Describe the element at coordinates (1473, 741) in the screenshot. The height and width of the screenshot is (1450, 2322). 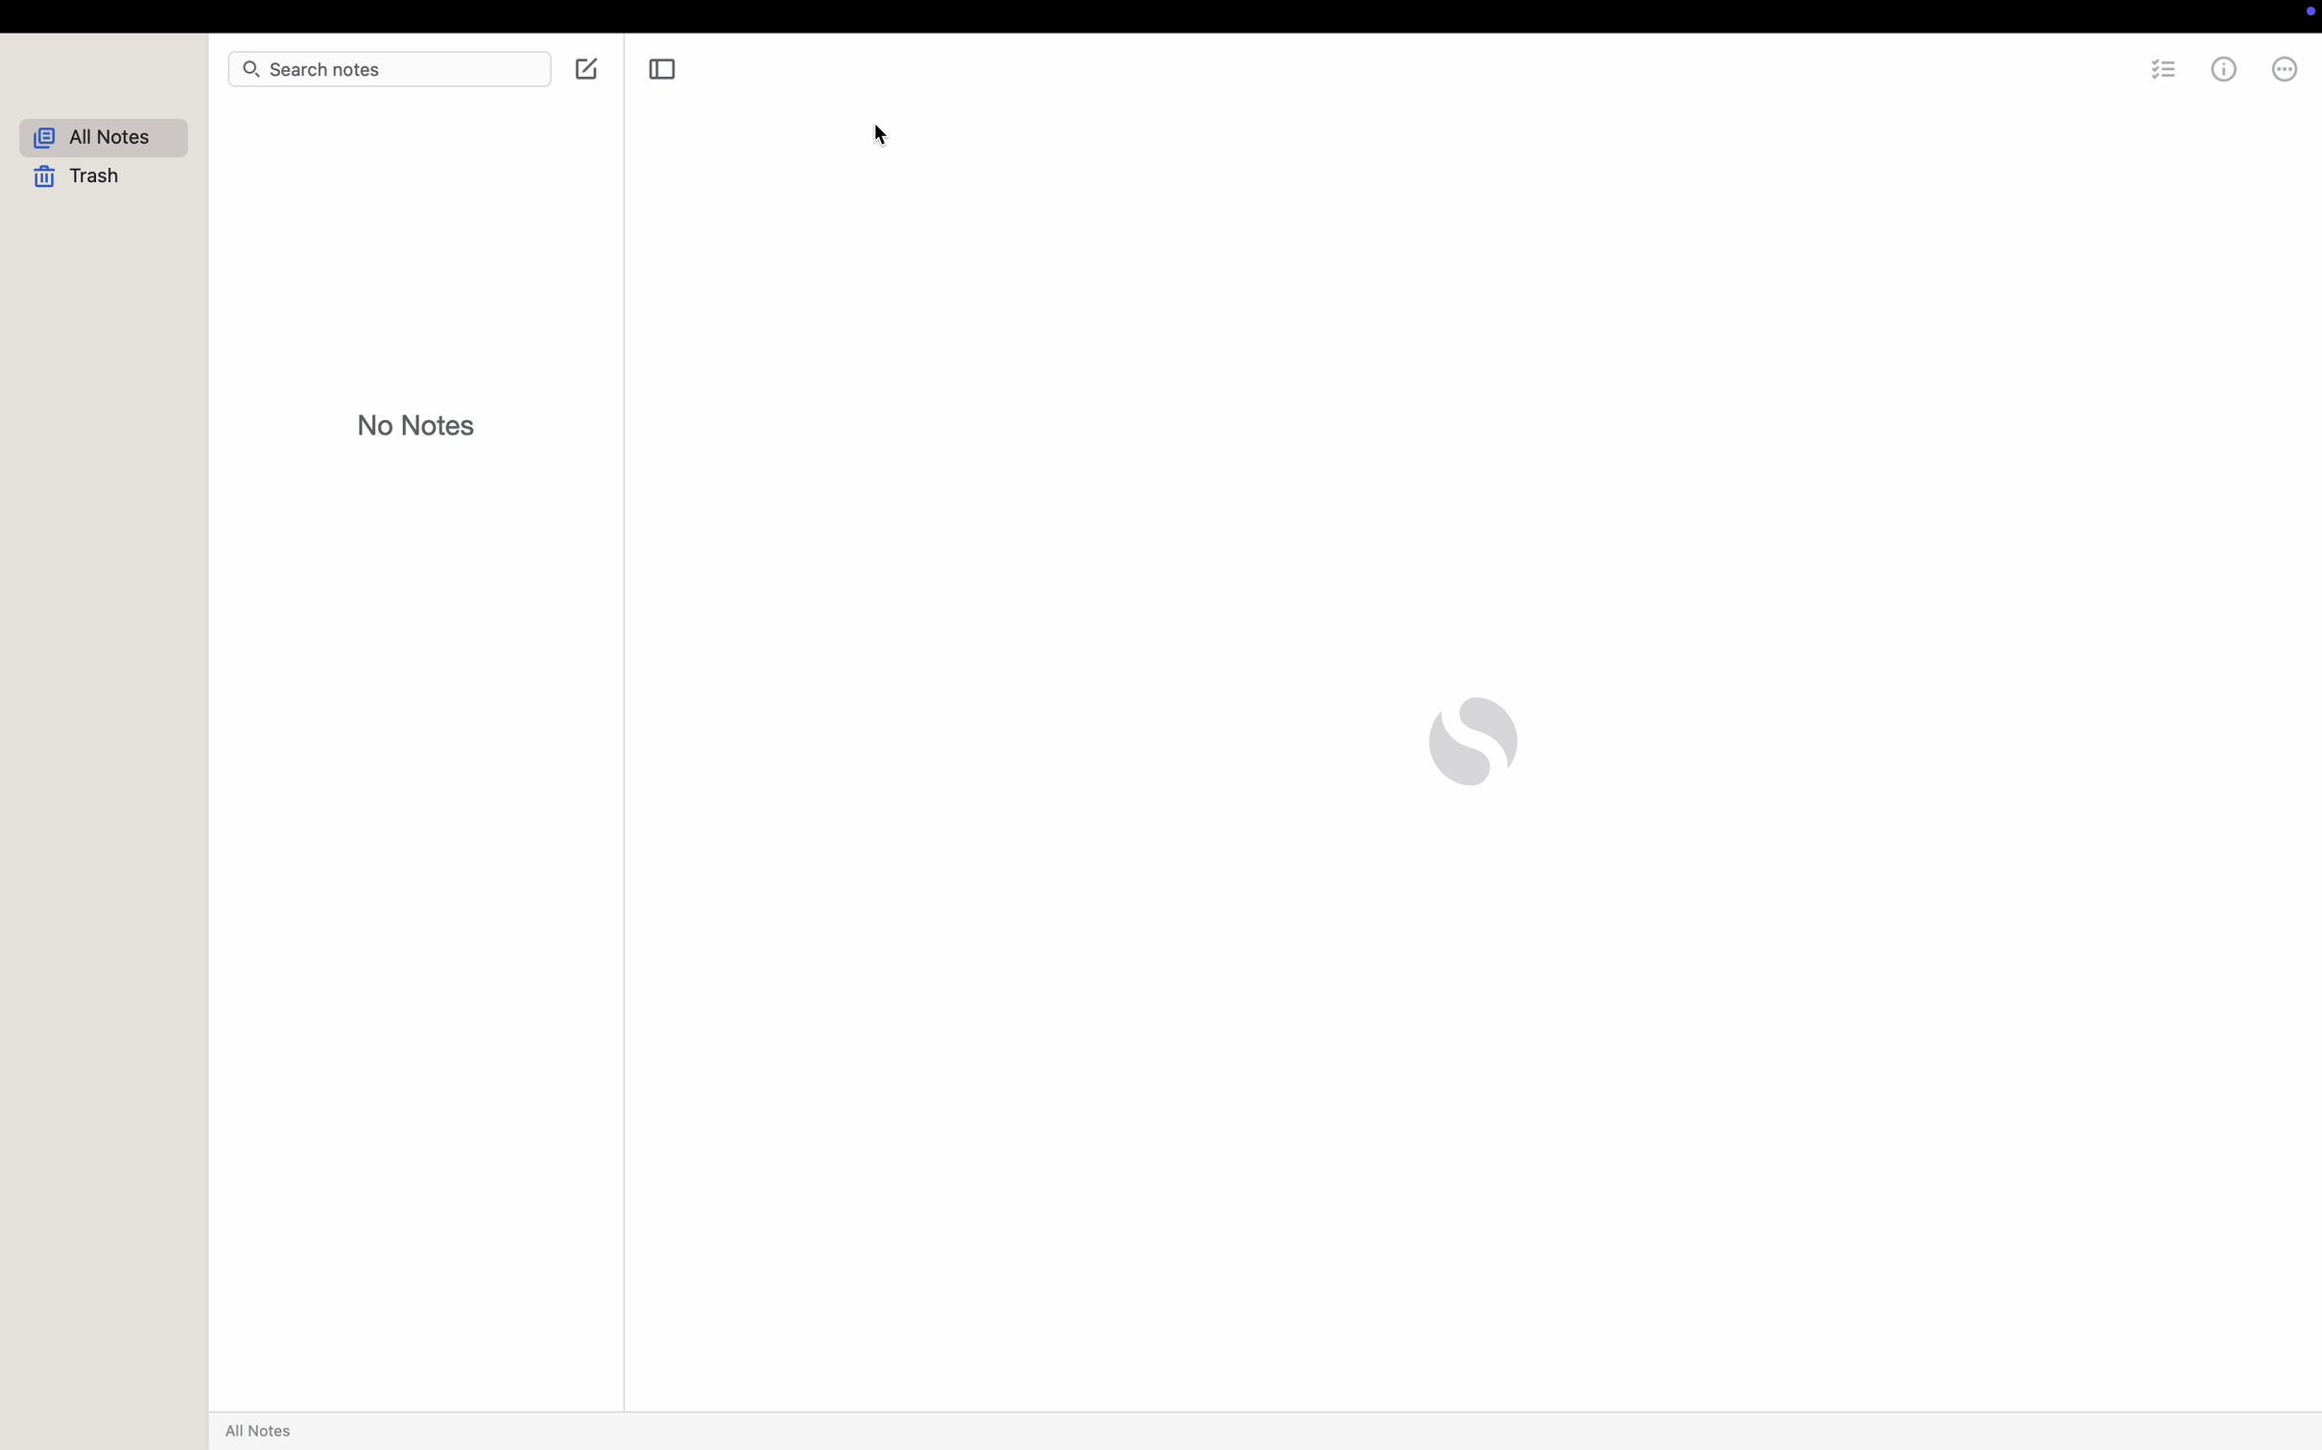
I see `Simplenote logo` at that location.